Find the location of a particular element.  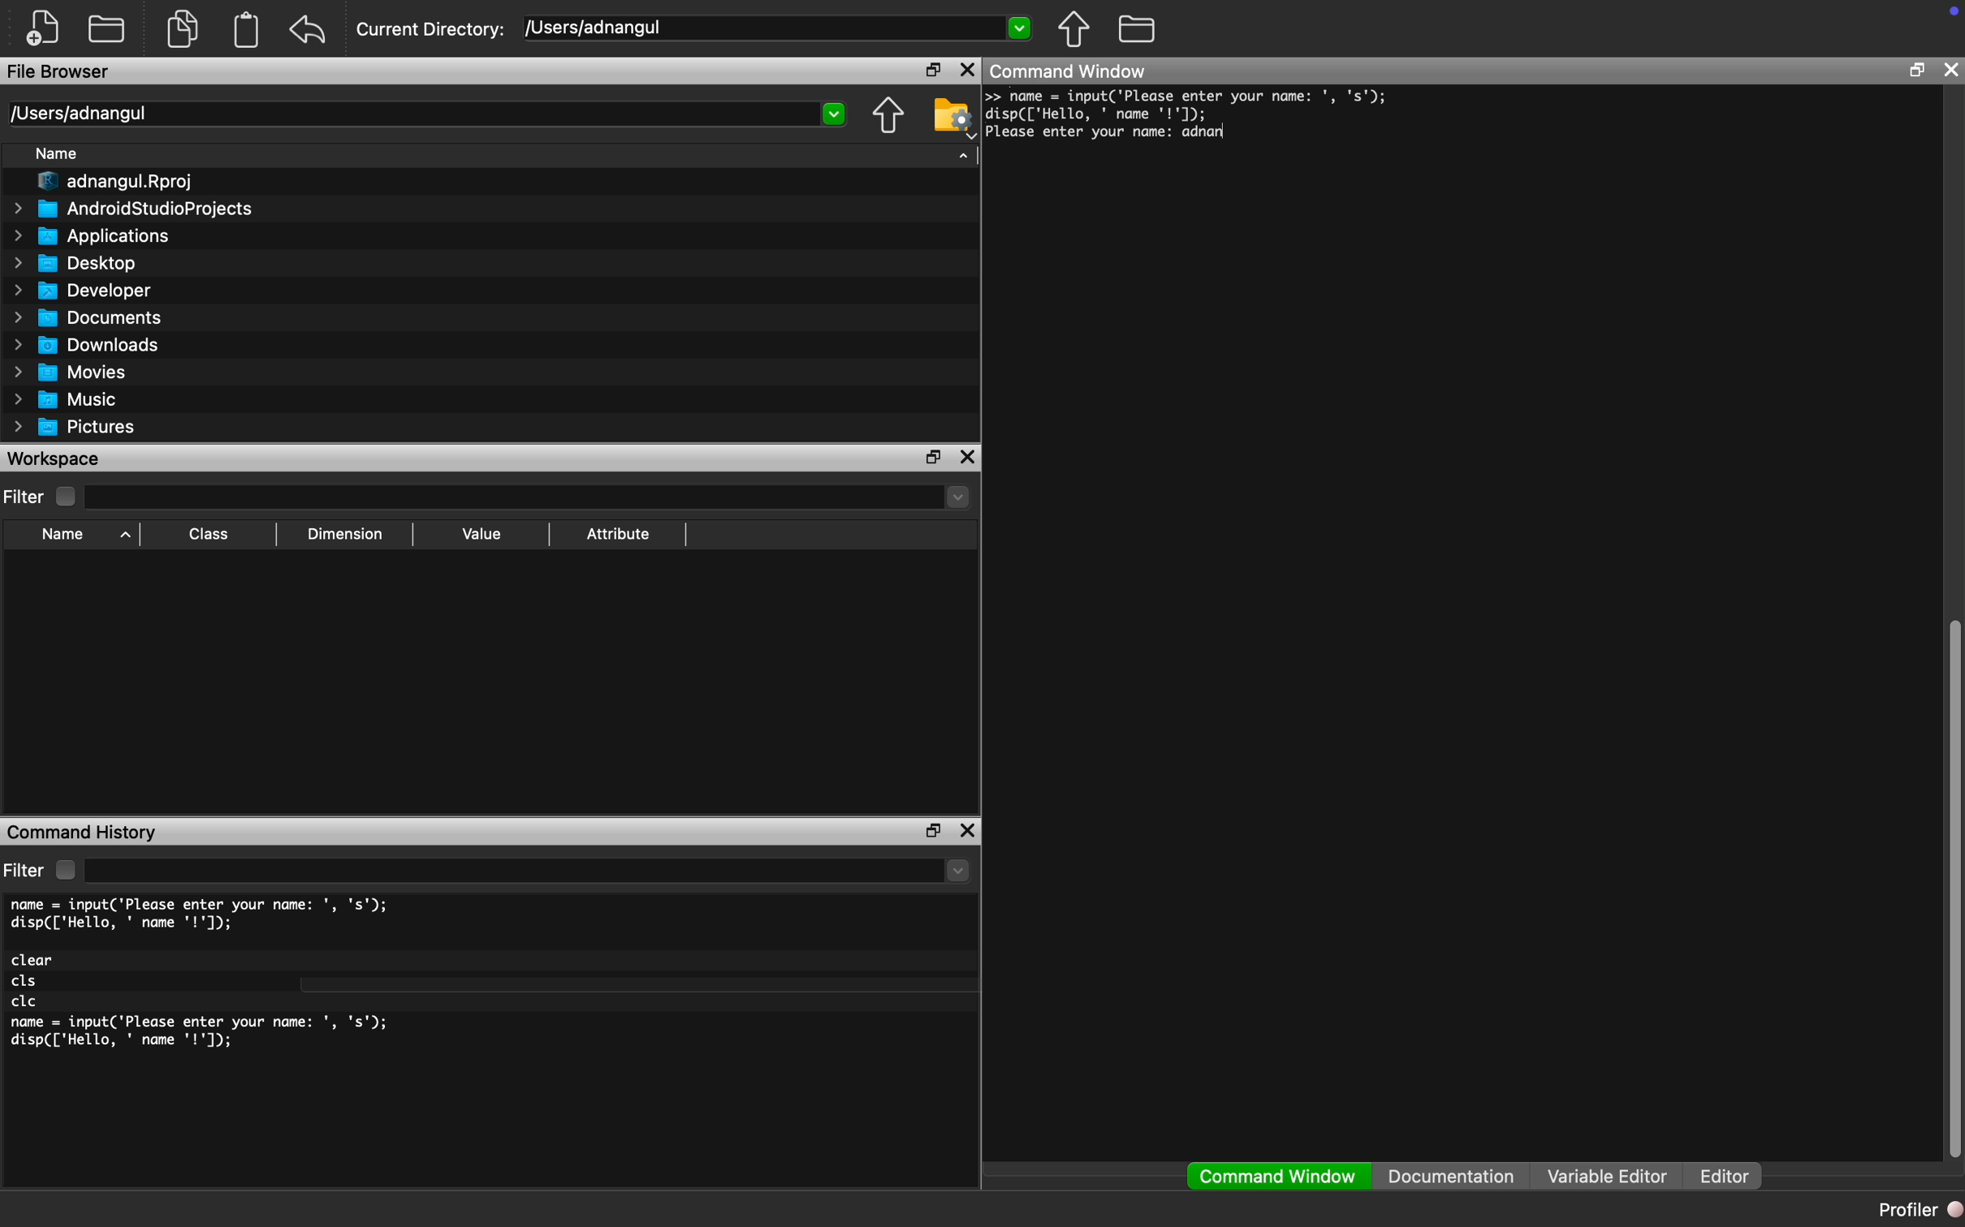

Folder is located at coordinates (106, 28).